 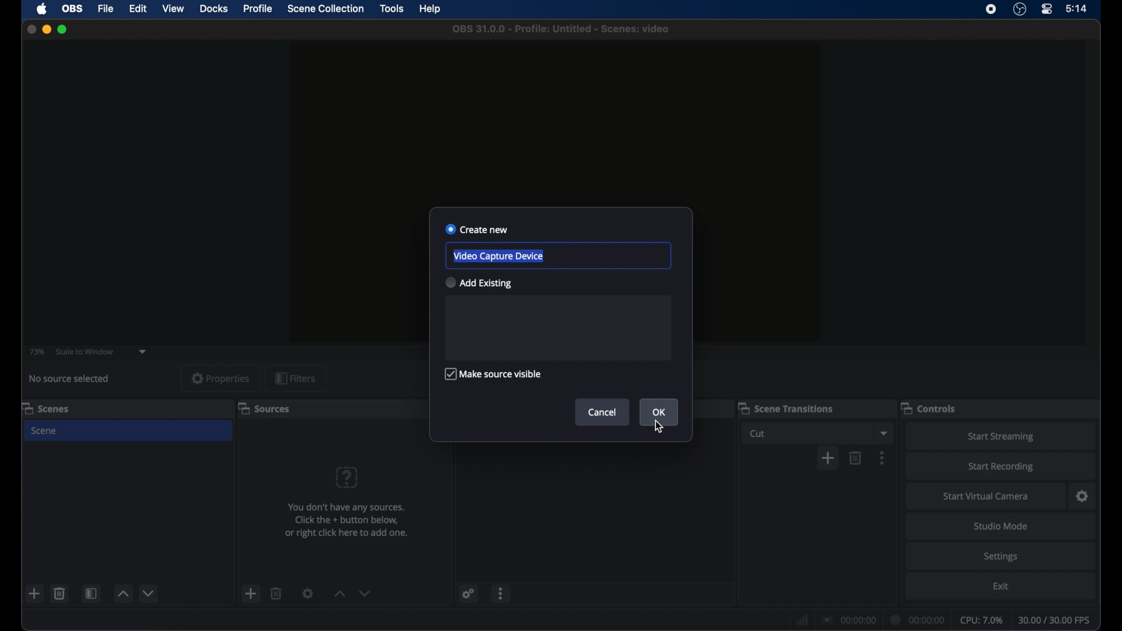 What do you see at coordinates (604, 412) in the screenshot?
I see `cancel` at bounding box center [604, 412].